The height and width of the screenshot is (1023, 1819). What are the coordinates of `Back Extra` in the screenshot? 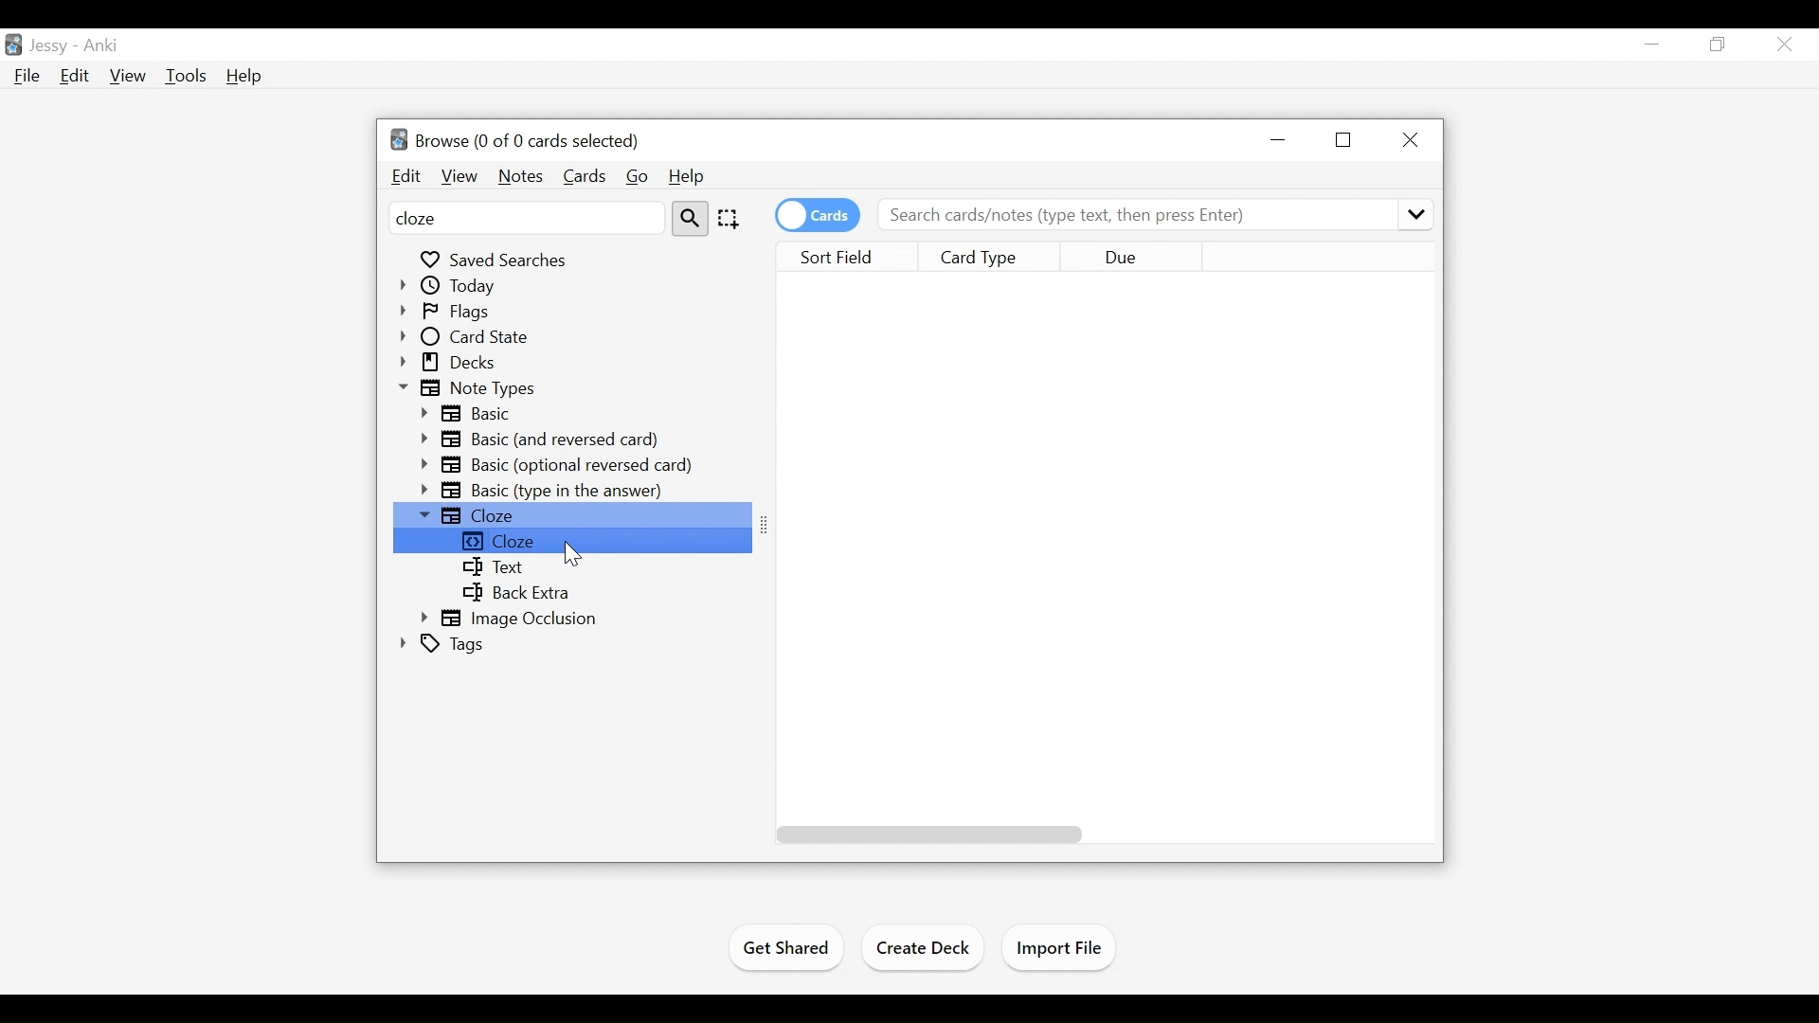 It's located at (513, 593).